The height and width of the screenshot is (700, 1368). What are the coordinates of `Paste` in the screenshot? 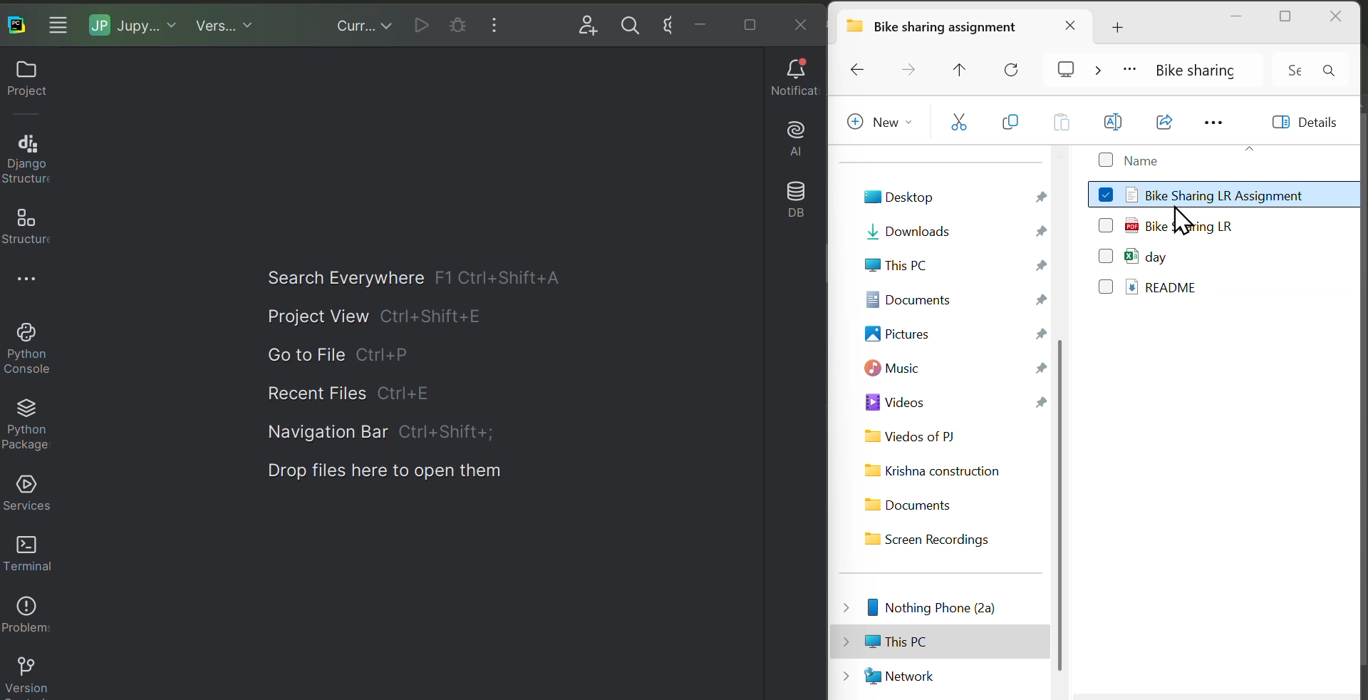 It's located at (1060, 125).